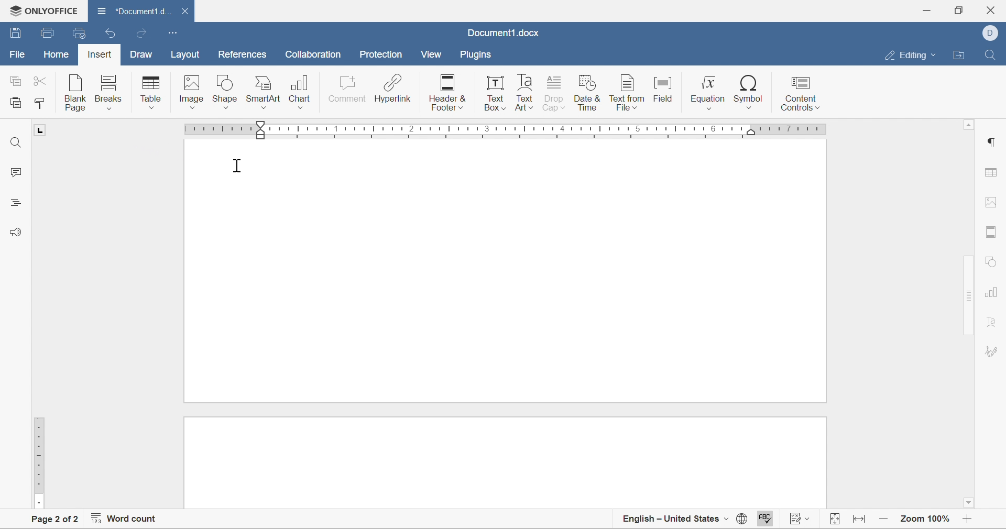  I want to click on Text box, so click(496, 94).